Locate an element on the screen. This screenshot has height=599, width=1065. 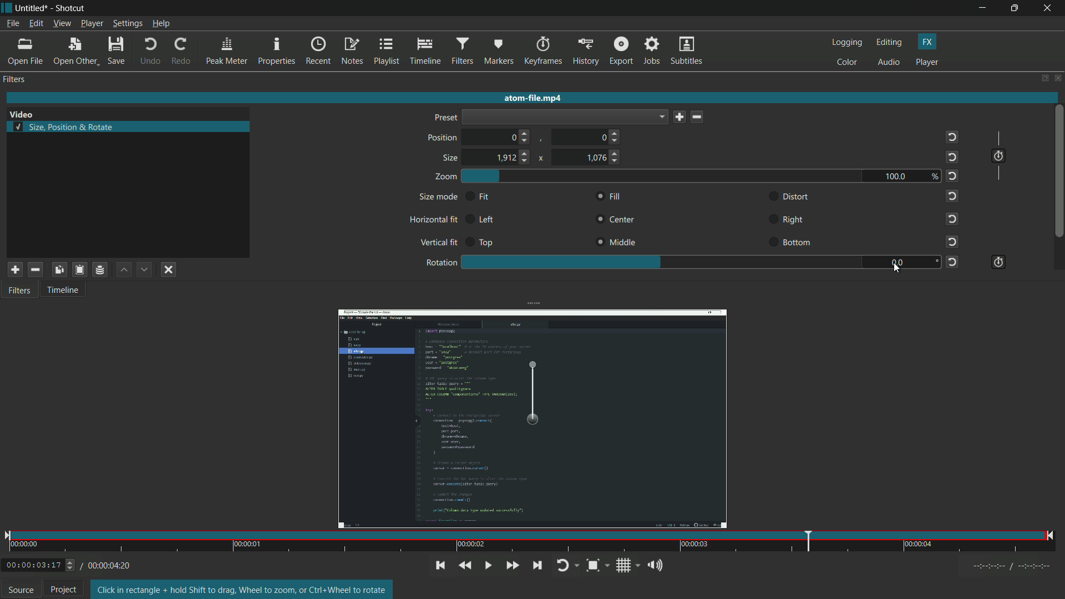
reset to default is located at coordinates (953, 157).